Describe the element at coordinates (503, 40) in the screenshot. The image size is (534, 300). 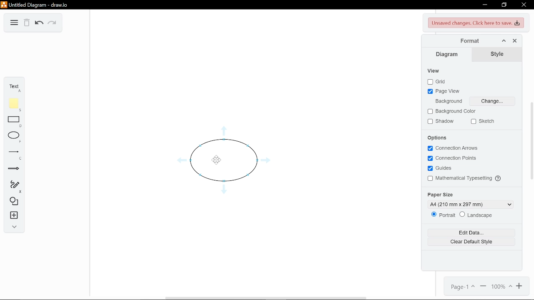
I see `Collapse` at that location.